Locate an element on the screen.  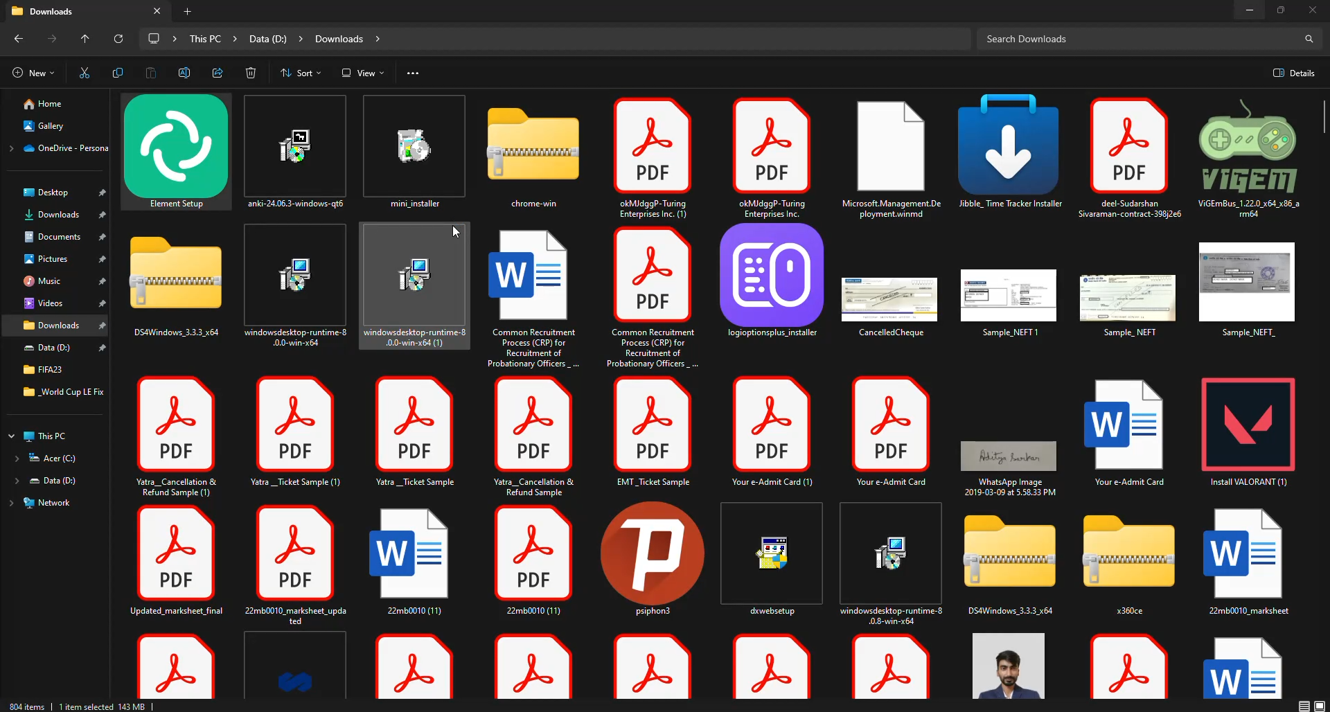
minimize is located at coordinates (1248, 10).